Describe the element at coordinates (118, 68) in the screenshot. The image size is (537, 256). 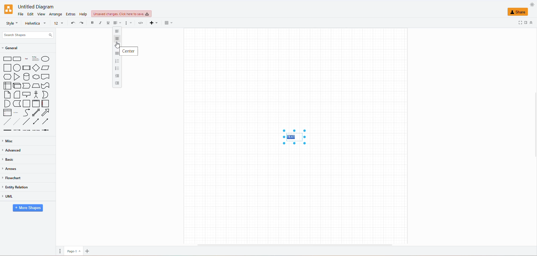
I see `bulleted list` at that location.